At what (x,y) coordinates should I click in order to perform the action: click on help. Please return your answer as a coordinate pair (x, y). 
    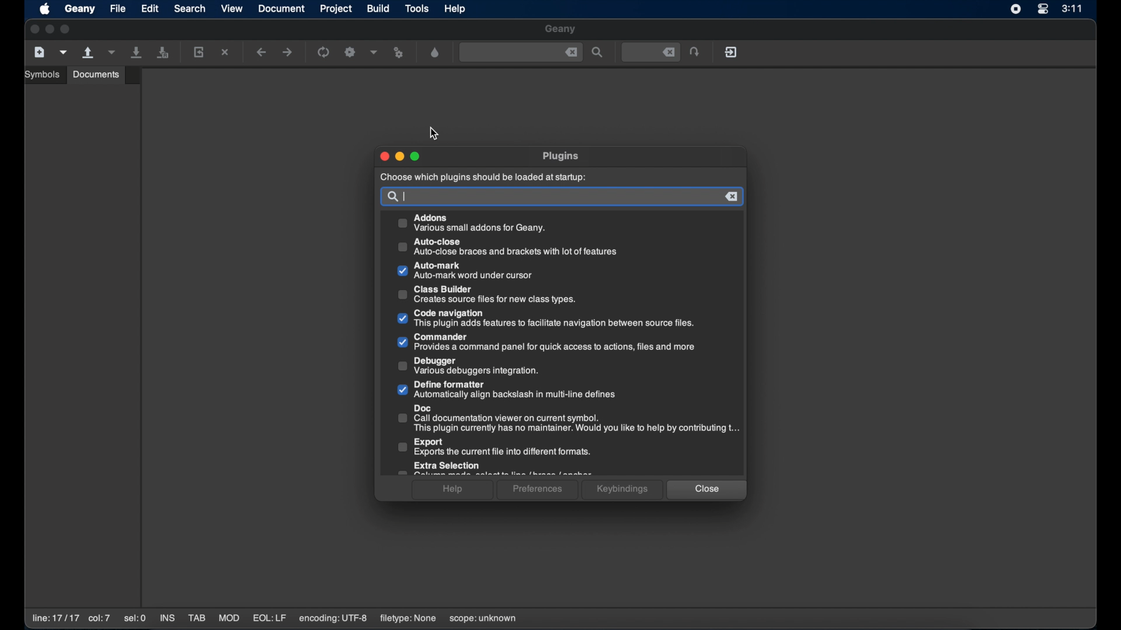
    Looking at the image, I should click on (451, 489).